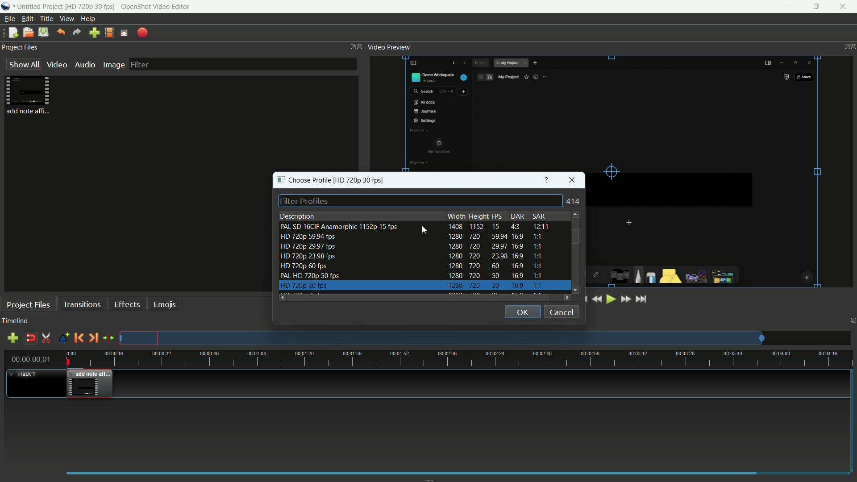 This screenshot has height=482, width=857. Describe the element at coordinates (94, 33) in the screenshot. I see `import files` at that location.